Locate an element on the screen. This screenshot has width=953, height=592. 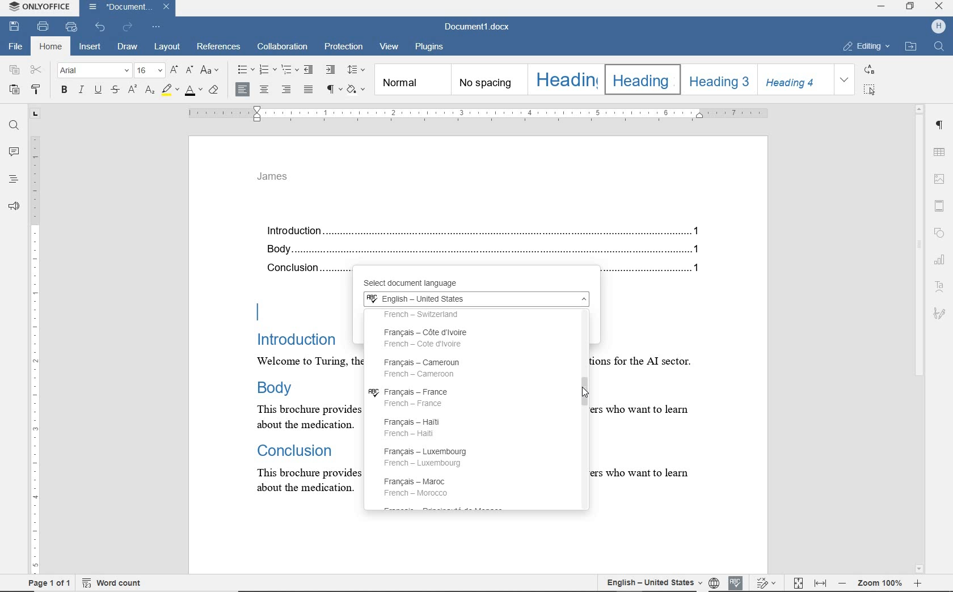
Body...........................................................................................................................................1 is located at coordinates (487, 250).